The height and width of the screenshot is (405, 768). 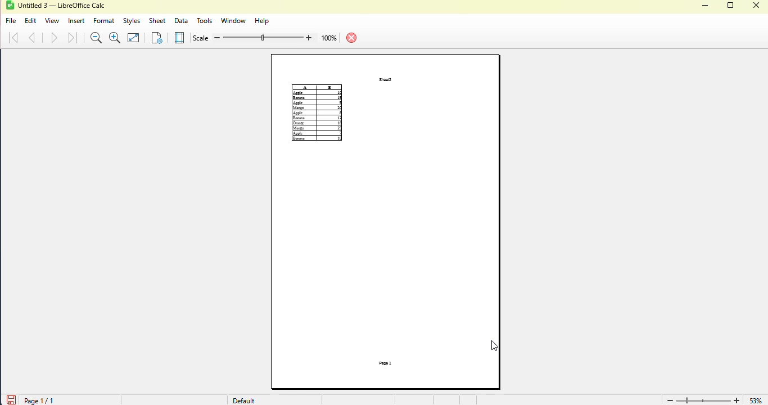 What do you see at coordinates (180, 38) in the screenshot?
I see `margins` at bounding box center [180, 38].